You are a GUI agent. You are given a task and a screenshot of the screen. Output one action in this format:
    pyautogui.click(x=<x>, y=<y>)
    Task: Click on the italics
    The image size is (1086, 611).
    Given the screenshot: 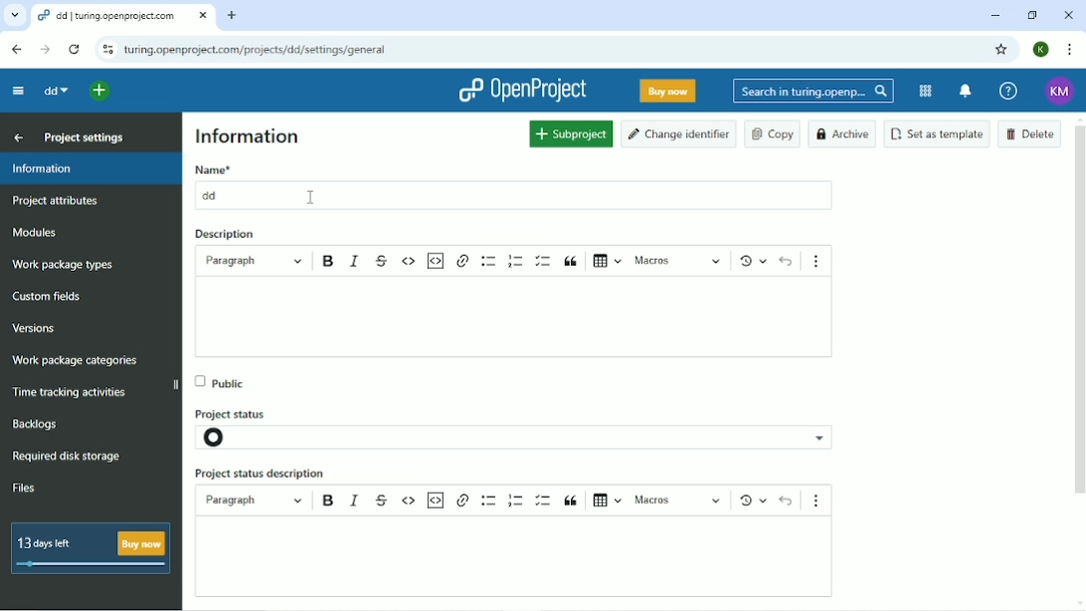 What is the action you would take?
    pyautogui.click(x=357, y=499)
    